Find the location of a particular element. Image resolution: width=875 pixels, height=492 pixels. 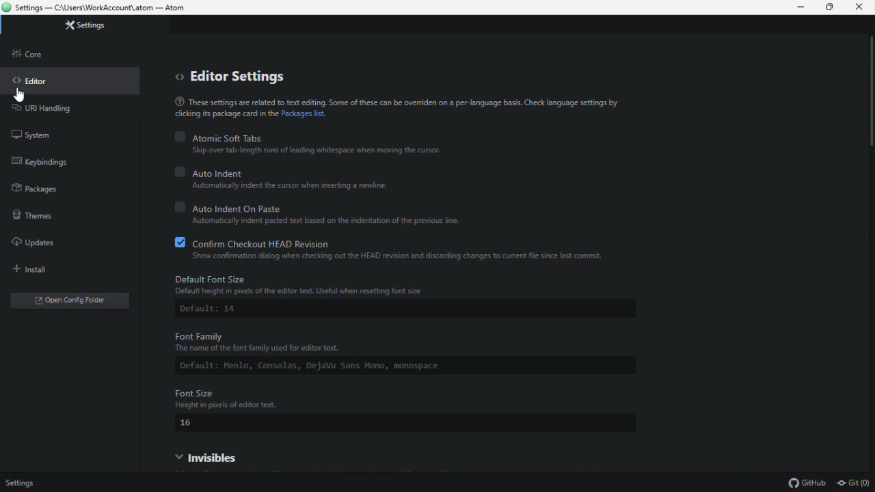

Settings is located at coordinates (92, 27).